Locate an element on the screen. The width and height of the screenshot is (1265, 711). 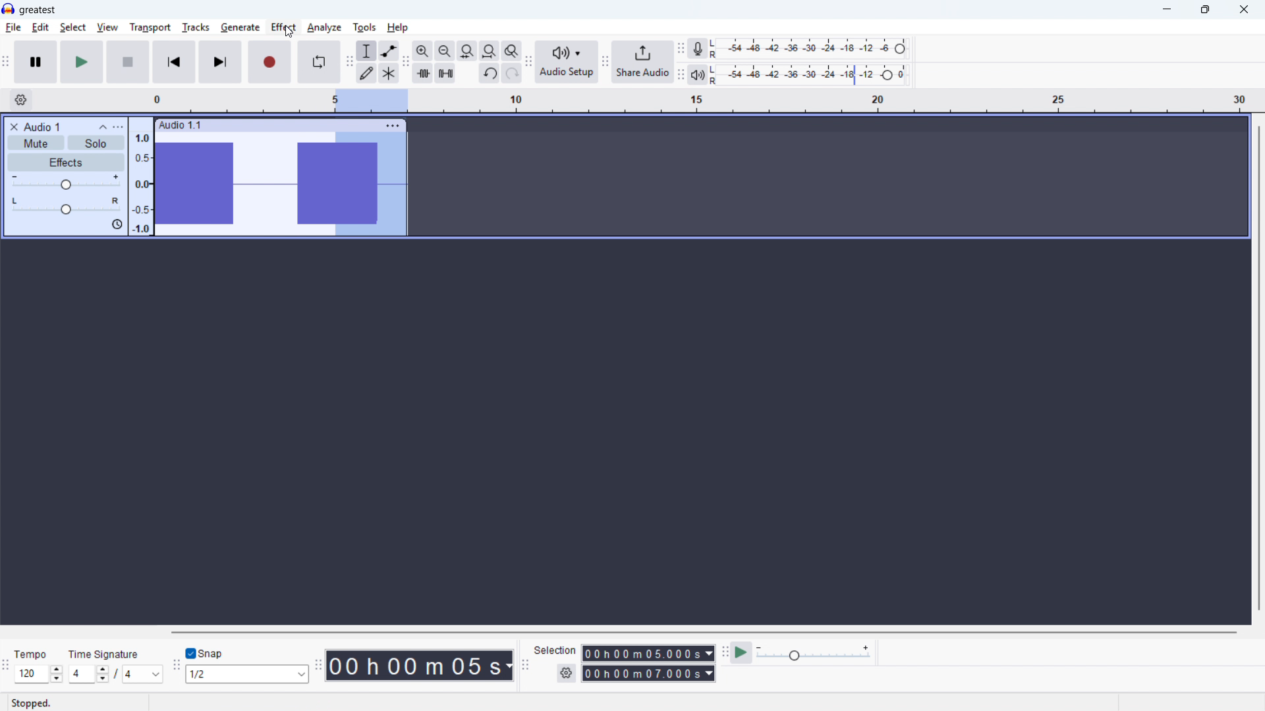
Mute  is located at coordinates (36, 142).